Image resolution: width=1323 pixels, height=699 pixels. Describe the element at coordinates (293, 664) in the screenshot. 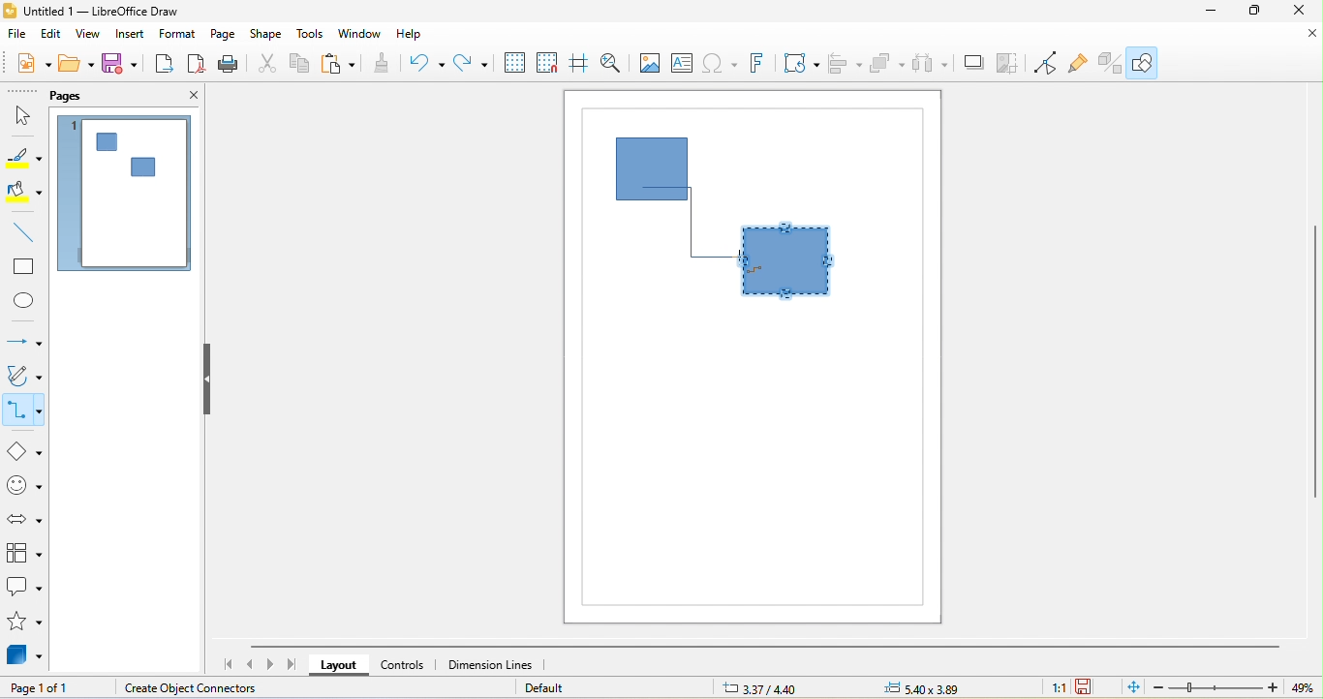

I see `scroll to last page` at that location.